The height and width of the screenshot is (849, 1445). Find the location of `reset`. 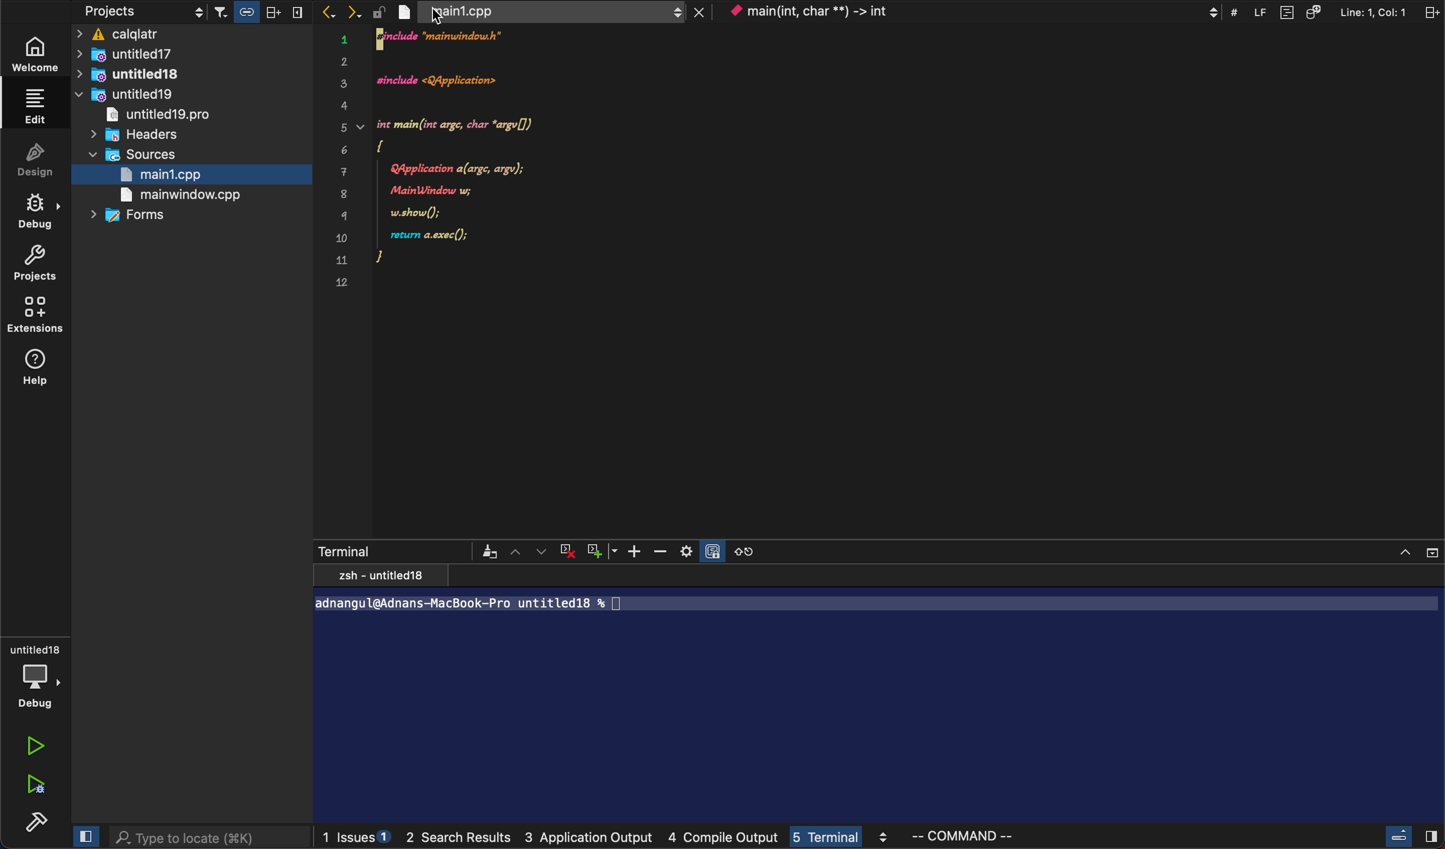

reset is located at coordinates (756, 551).